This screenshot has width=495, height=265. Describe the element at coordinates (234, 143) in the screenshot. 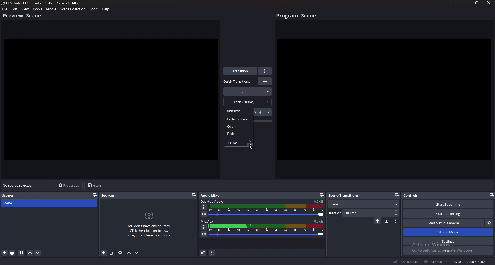

I see `fade timer` at that location.